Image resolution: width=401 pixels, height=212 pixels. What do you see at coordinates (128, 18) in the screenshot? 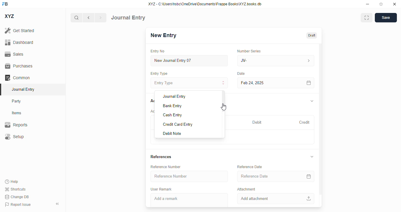
I see `journal entry` at bounding box center [128, 18].